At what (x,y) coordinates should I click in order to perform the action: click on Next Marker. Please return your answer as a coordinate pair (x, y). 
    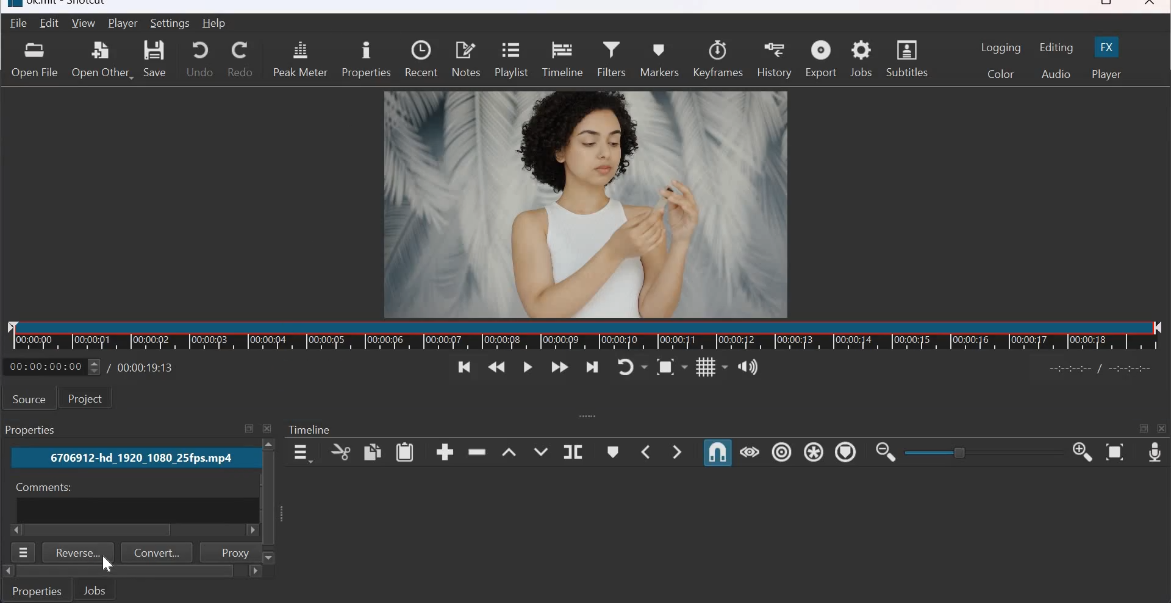
    Looking at the image, I should click on (679, 451).